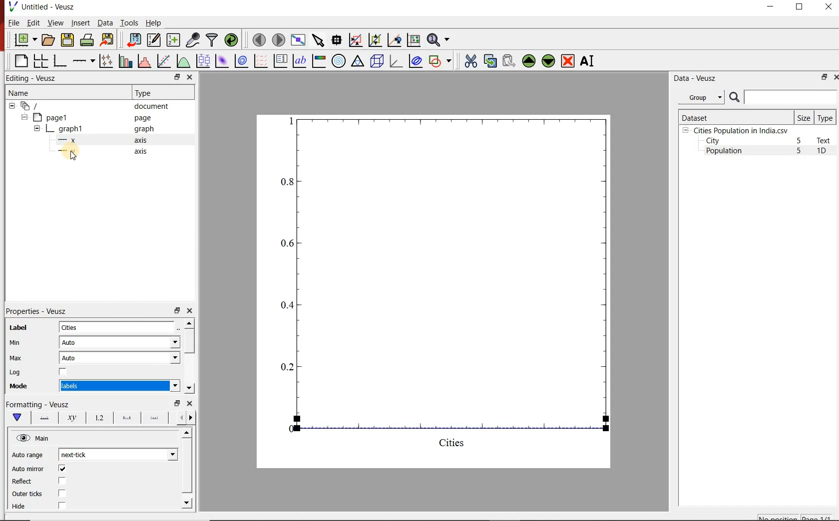 The width and height of the screenshot is (839, 521). What do you see at coordinates (163, 60) in the screenshot?
I see `fit a function to data` at bounding box center [163, 60].